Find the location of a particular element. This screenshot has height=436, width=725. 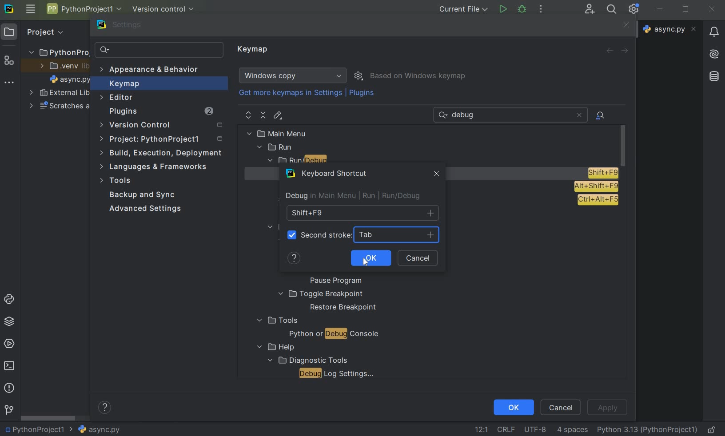

keymap is located at coordinates (254, 50).